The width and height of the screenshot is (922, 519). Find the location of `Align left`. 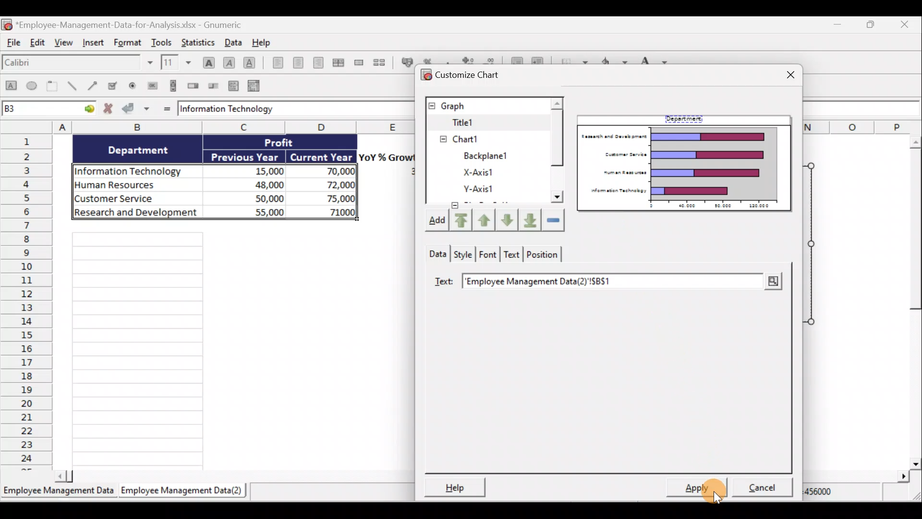

Align left is located at coordinates (275, 64).